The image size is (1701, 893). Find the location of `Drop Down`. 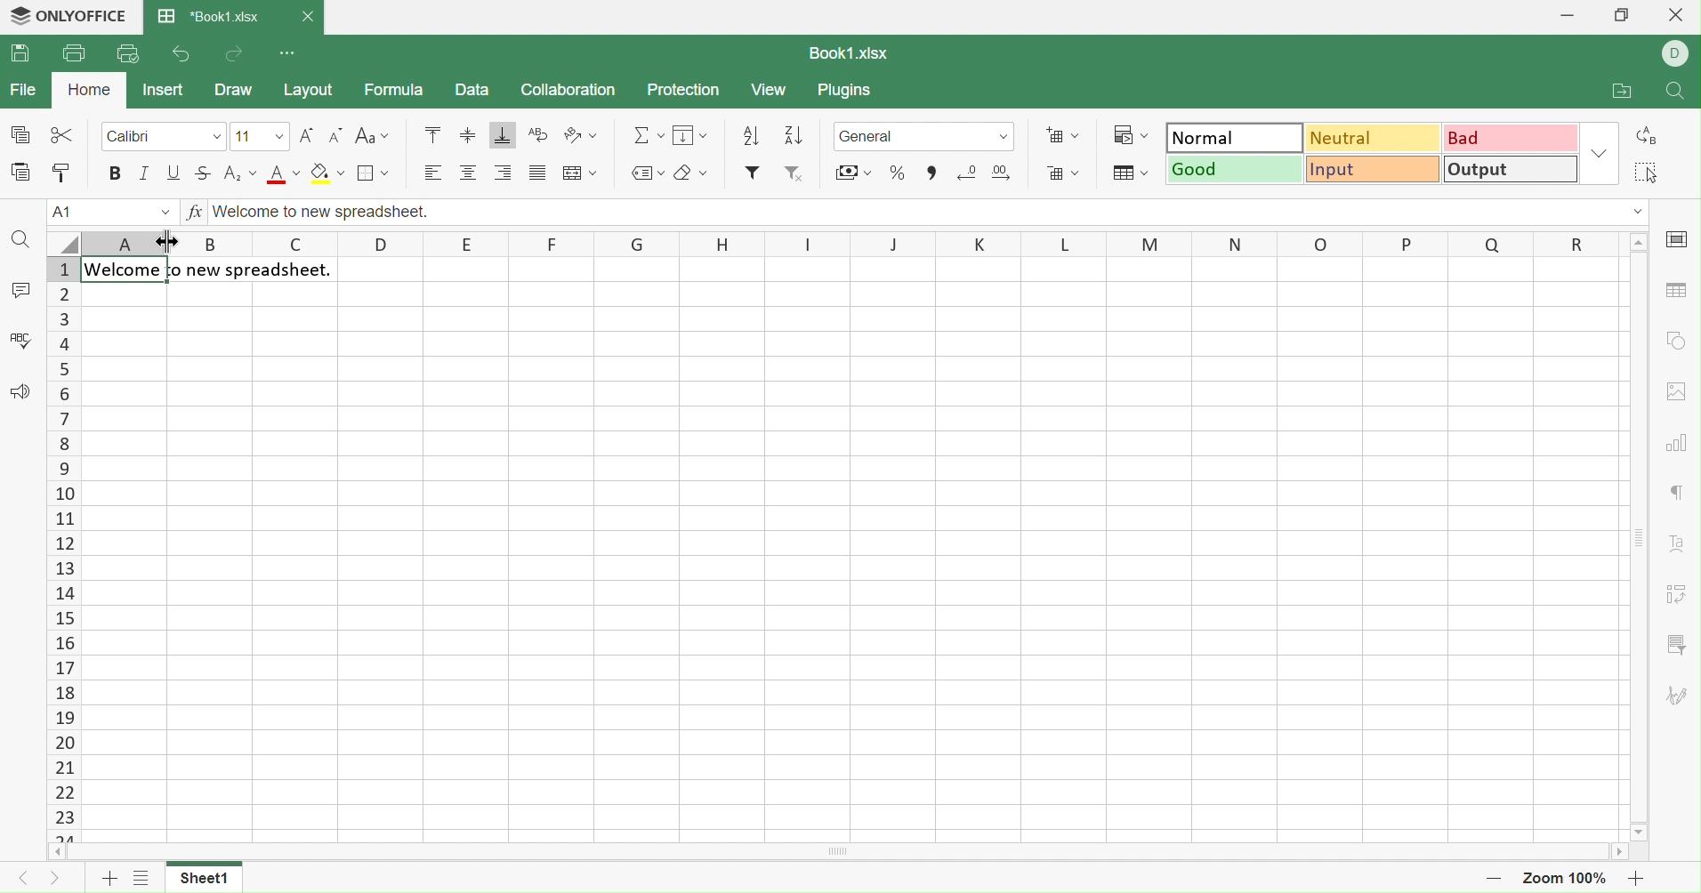

Drop Down is located at coordinates (219, 136).